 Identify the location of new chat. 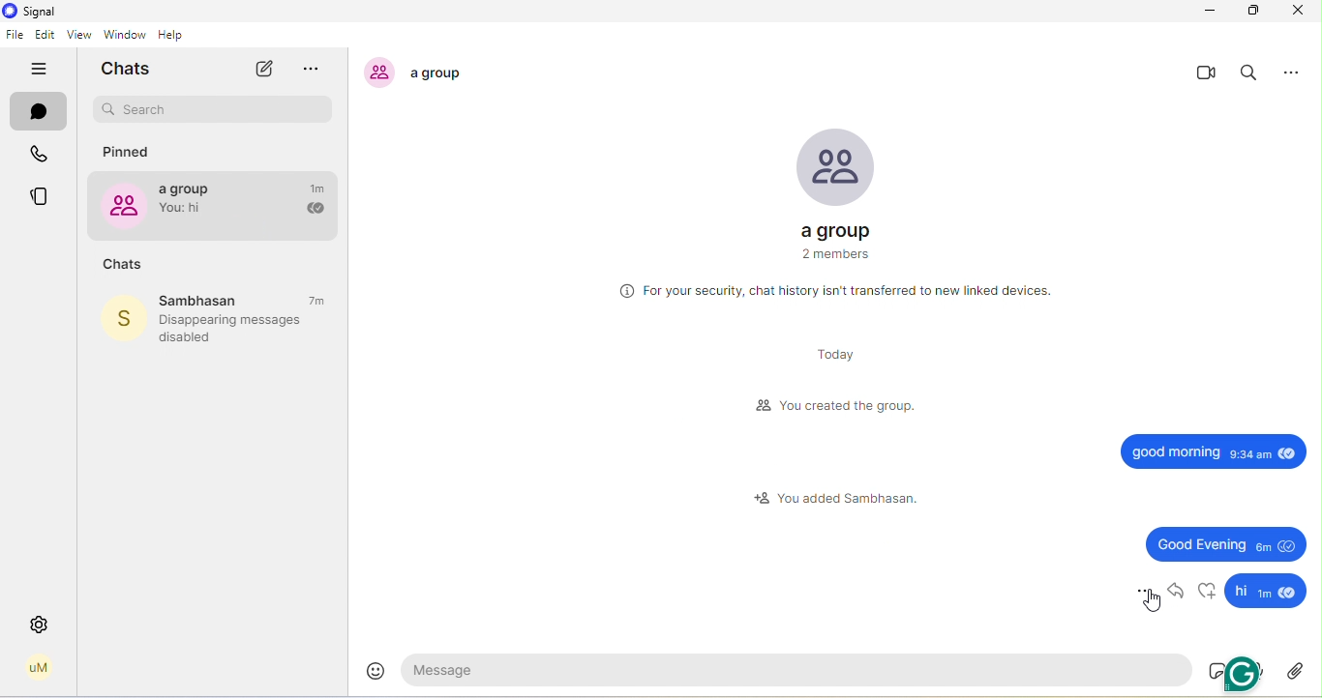
(262, 69).